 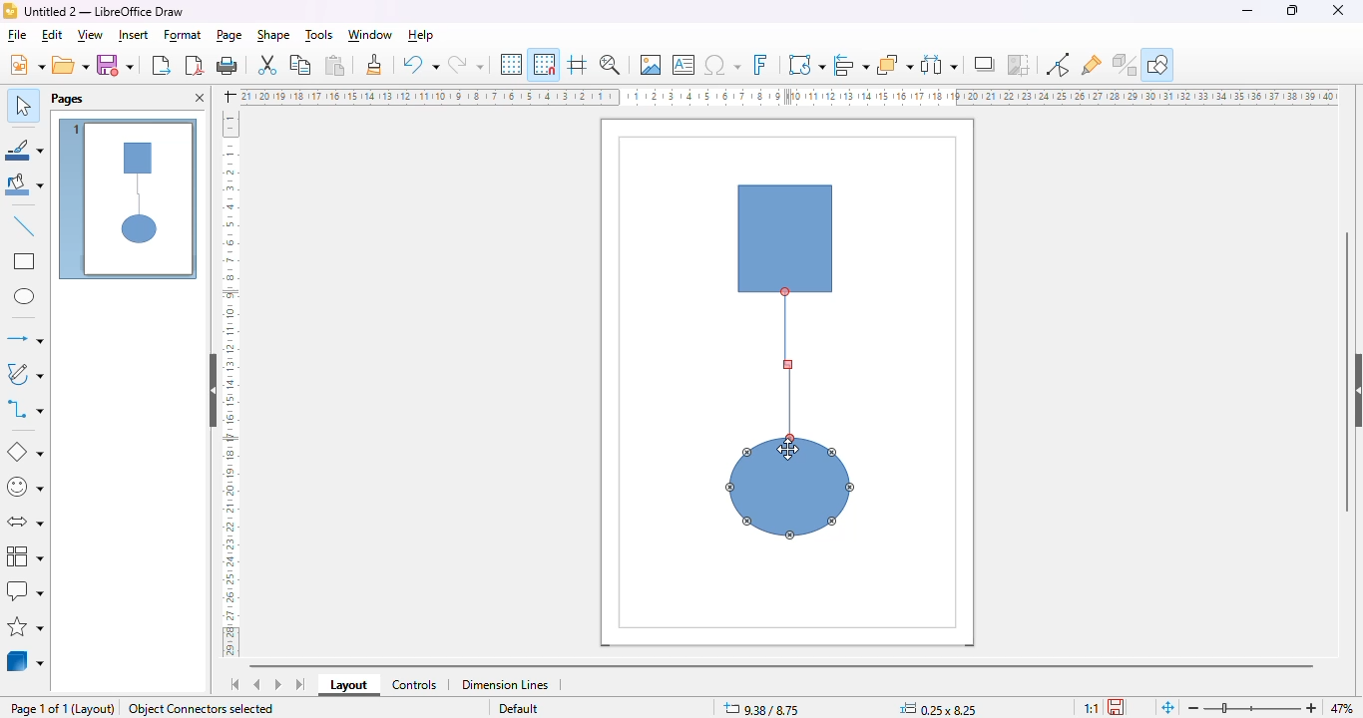 What do you see at coordinates (1247, 11) in the screenshot?
I see `minimize` at bounding box center [1247, 11].